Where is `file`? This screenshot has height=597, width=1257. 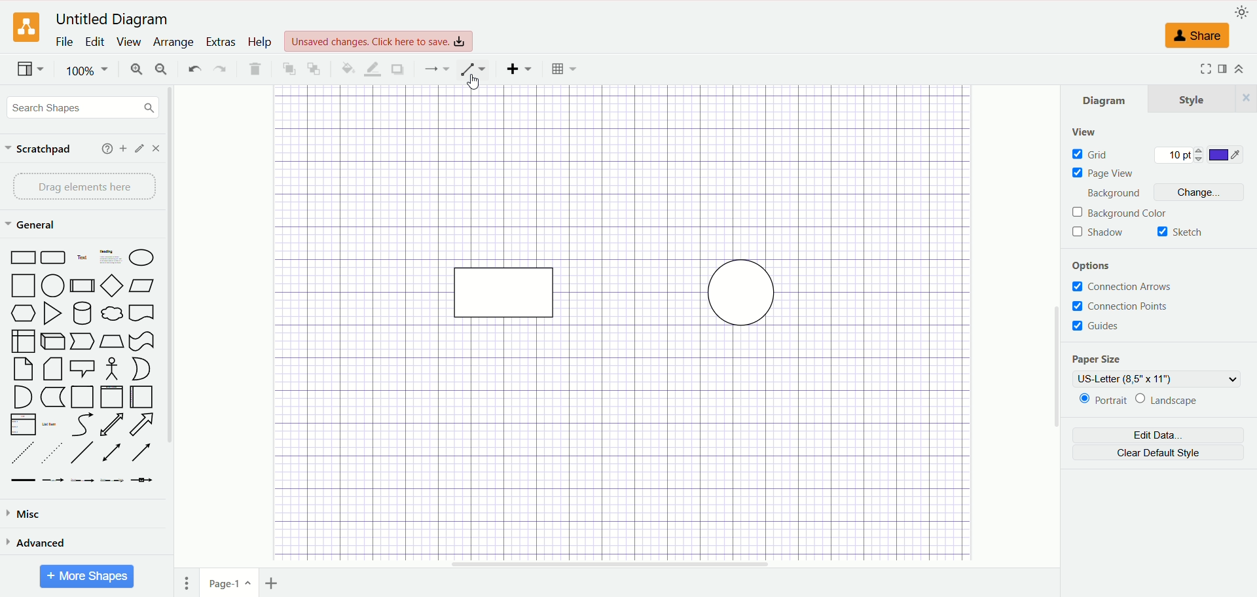
file is located at coordinates (64, 43).